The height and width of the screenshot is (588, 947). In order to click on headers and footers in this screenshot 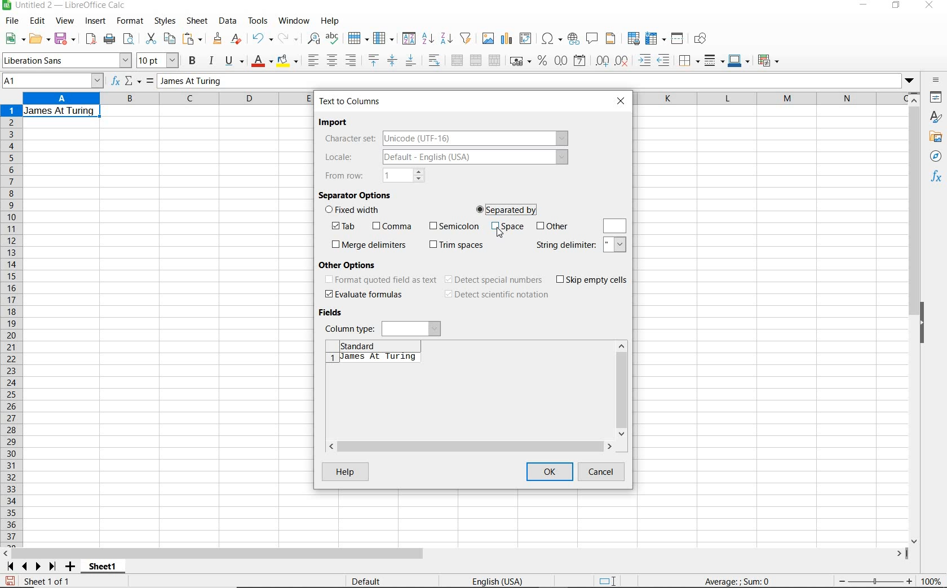, I will do `click(612, 41)`.